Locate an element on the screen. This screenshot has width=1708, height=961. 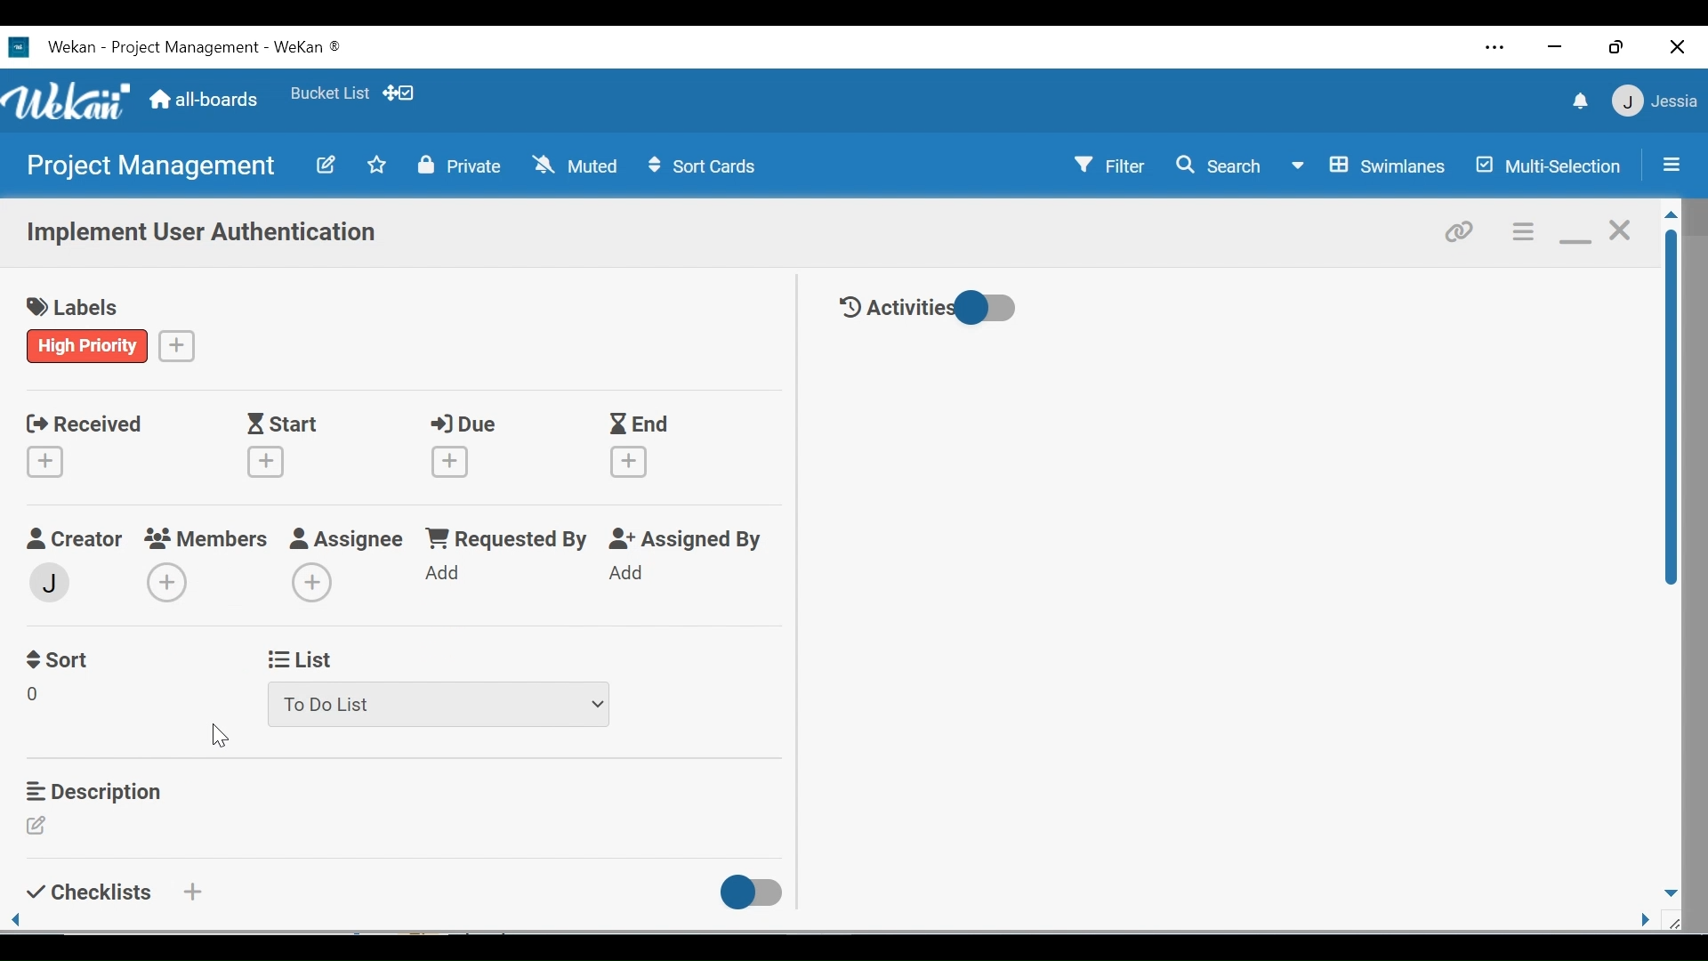
add is located at coordinates (447, 575).